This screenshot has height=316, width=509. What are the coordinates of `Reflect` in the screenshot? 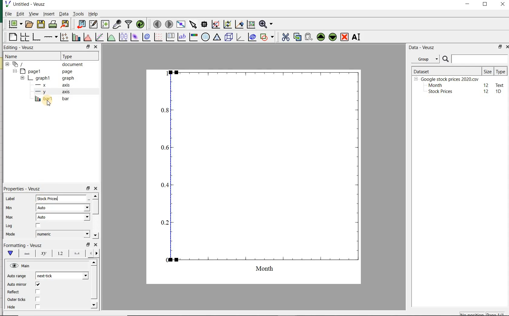 It's located at (14, 292).